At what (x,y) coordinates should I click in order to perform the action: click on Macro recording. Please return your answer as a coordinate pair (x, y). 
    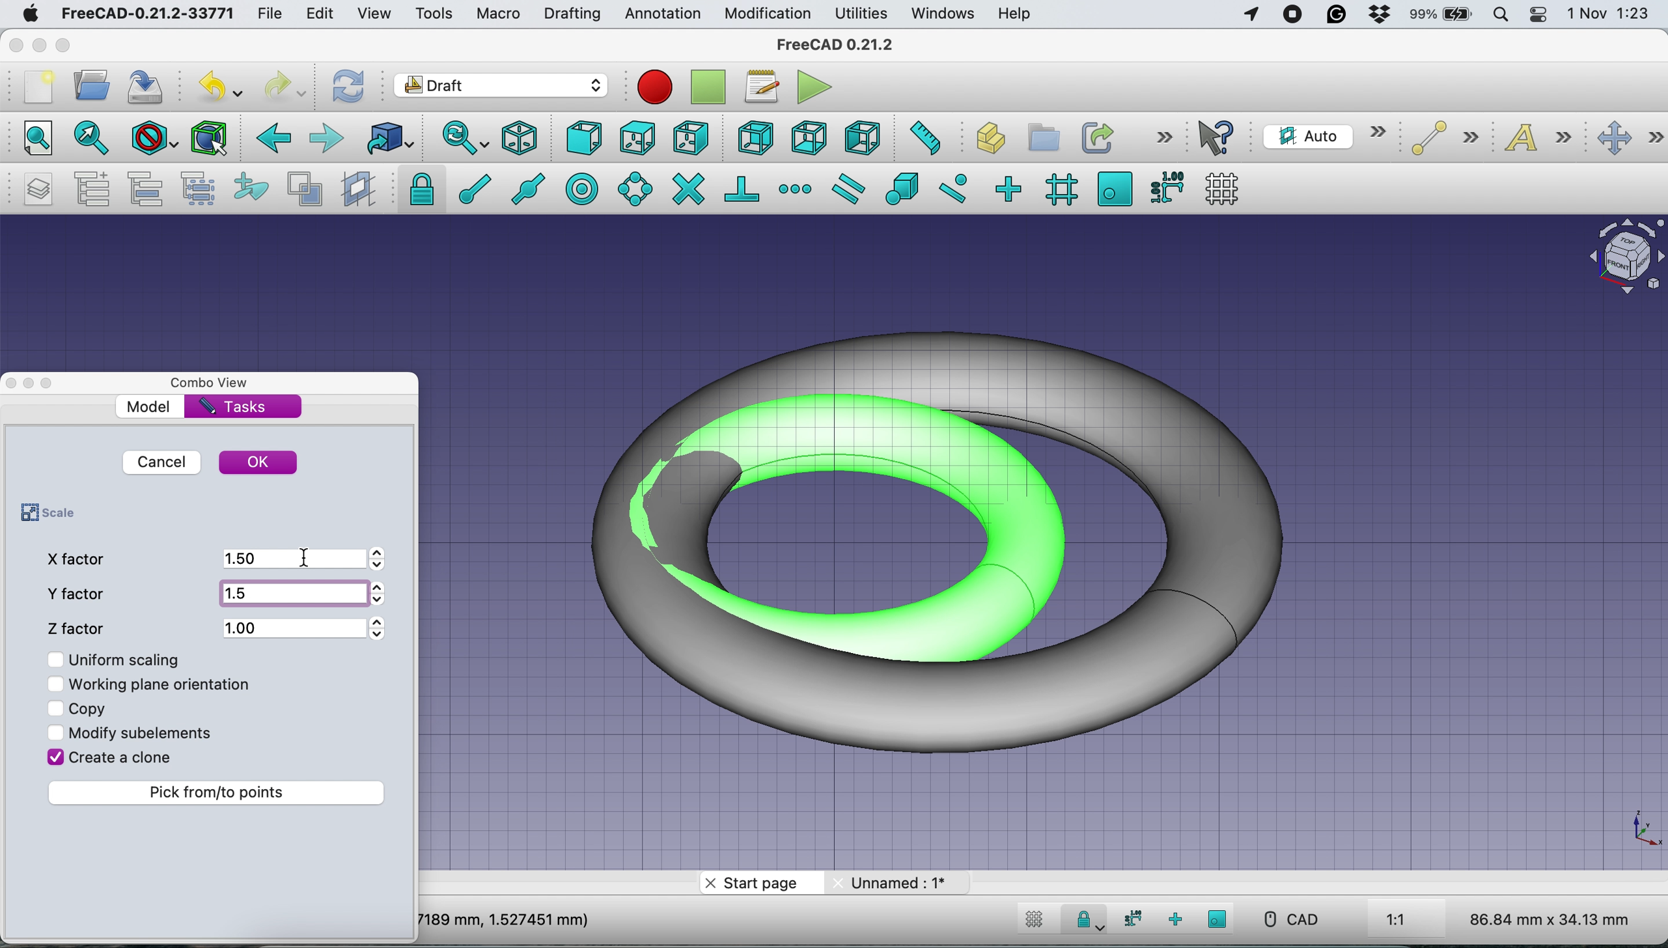
    Looking at the image, I should click on (654, 87).